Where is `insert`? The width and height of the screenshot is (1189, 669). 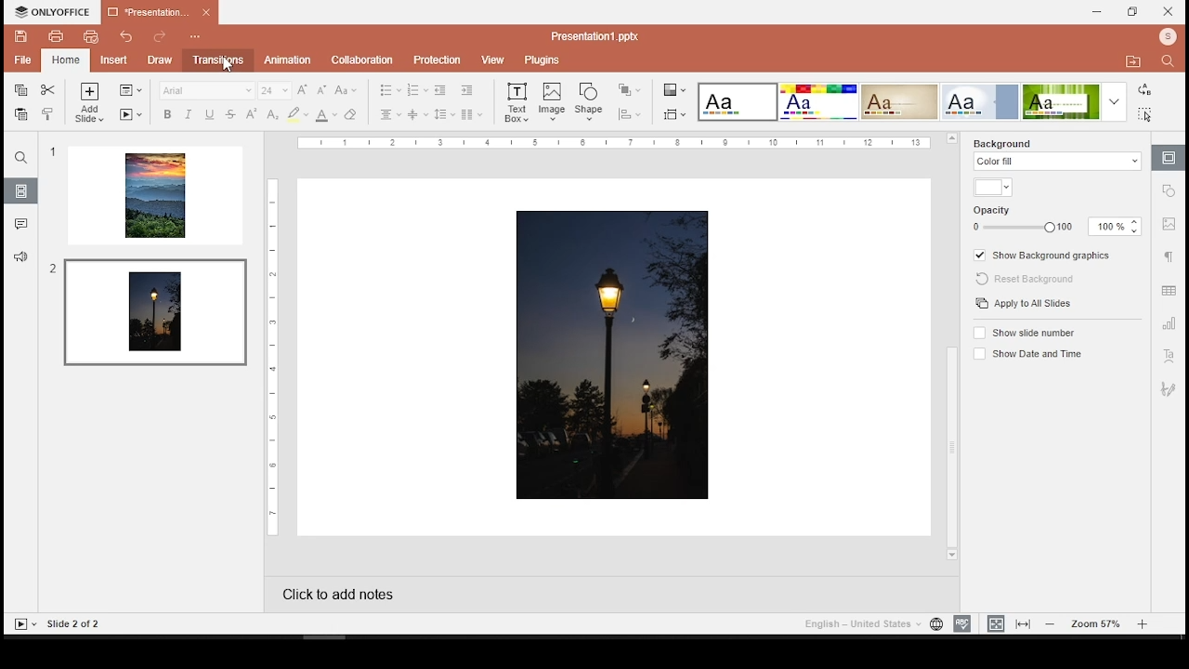 insert is located at coordinates (108, 60).